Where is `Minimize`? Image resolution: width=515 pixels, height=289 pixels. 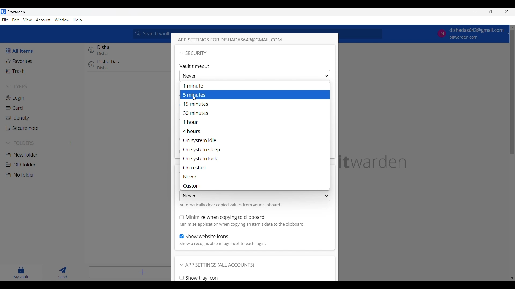 Minimize is located at coordinates (475, 12).